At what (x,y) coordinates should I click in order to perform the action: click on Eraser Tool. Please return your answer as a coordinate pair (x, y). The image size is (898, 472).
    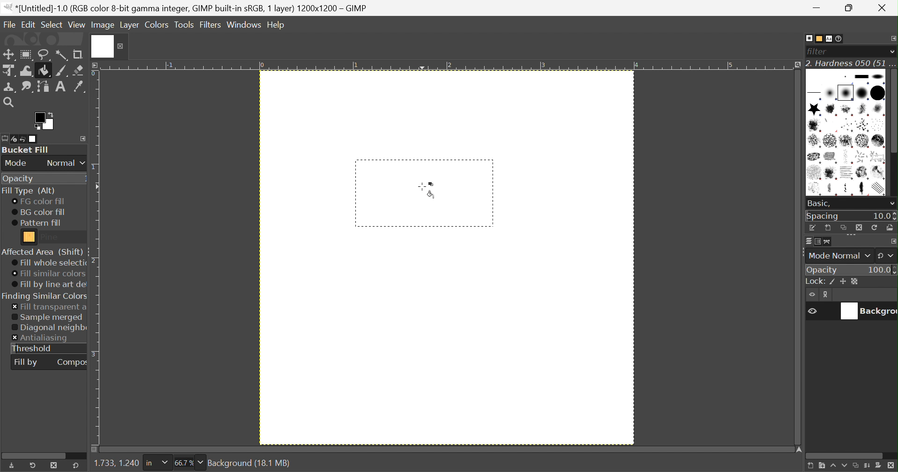
    Looking at the image, I should click on (79, 70).